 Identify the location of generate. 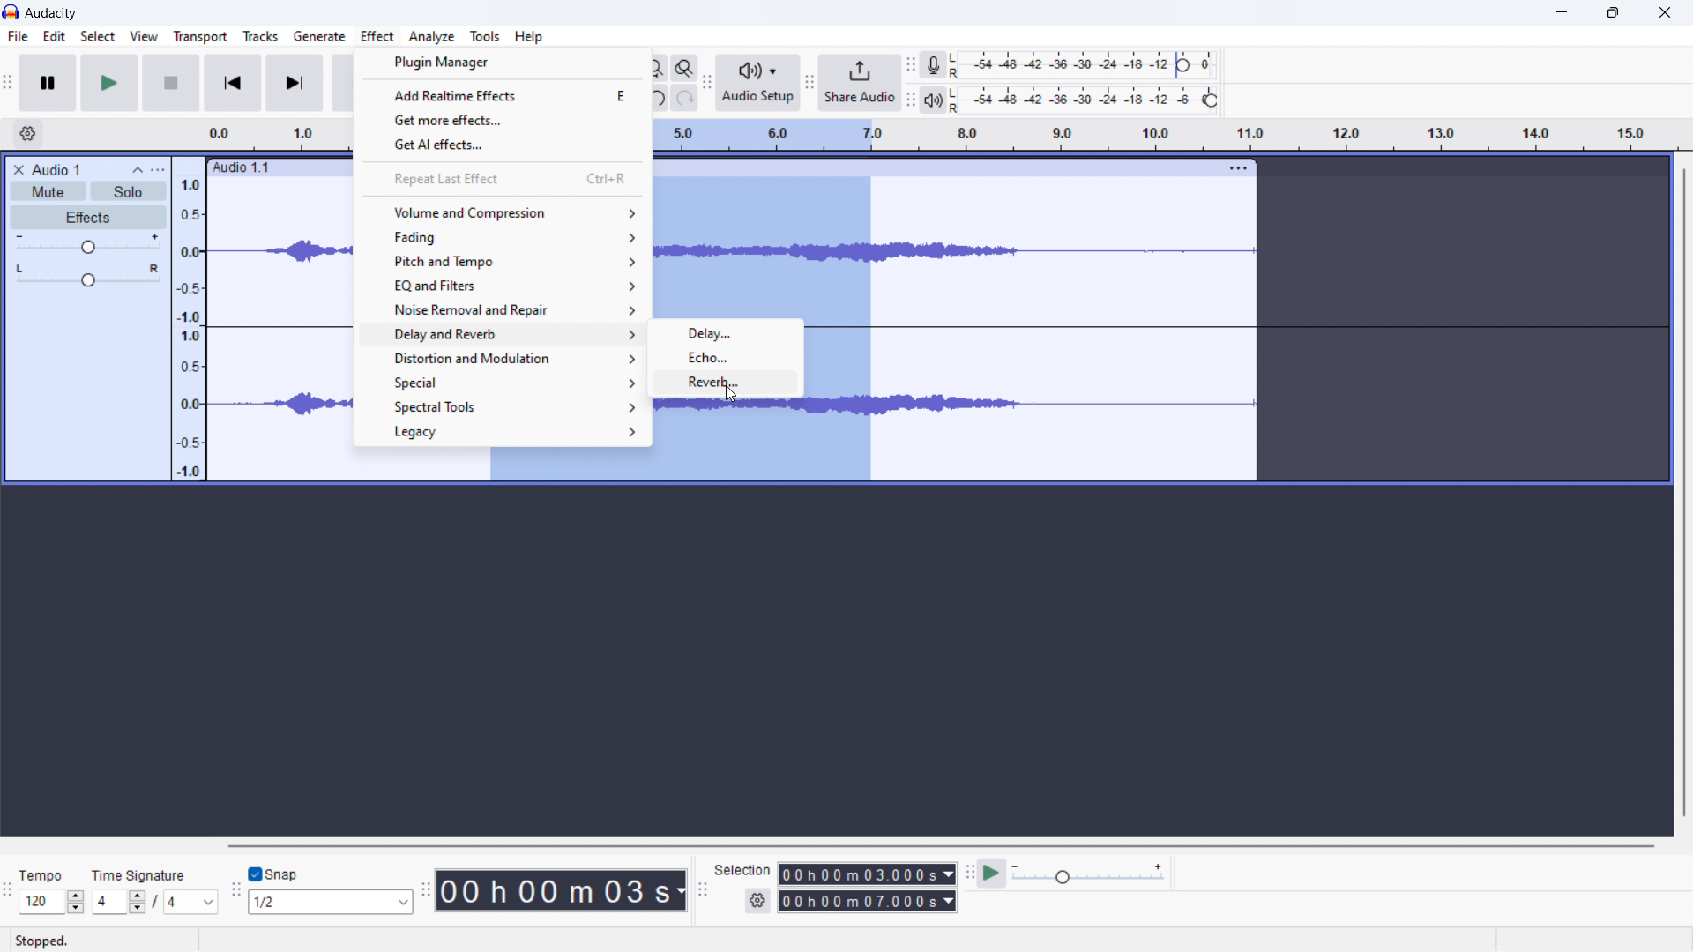
(319, 37).